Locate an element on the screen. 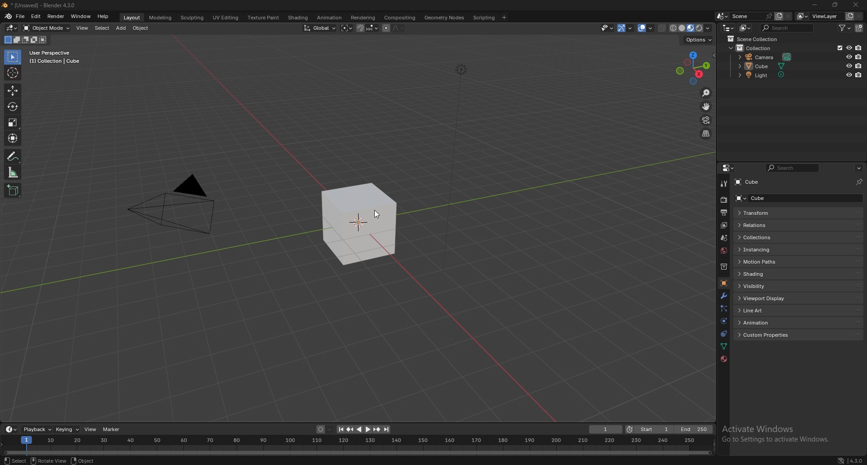 Image resolution: width=867 pixels, height=465 pixels. jump to keyframe is located at coordinates (350, 429).